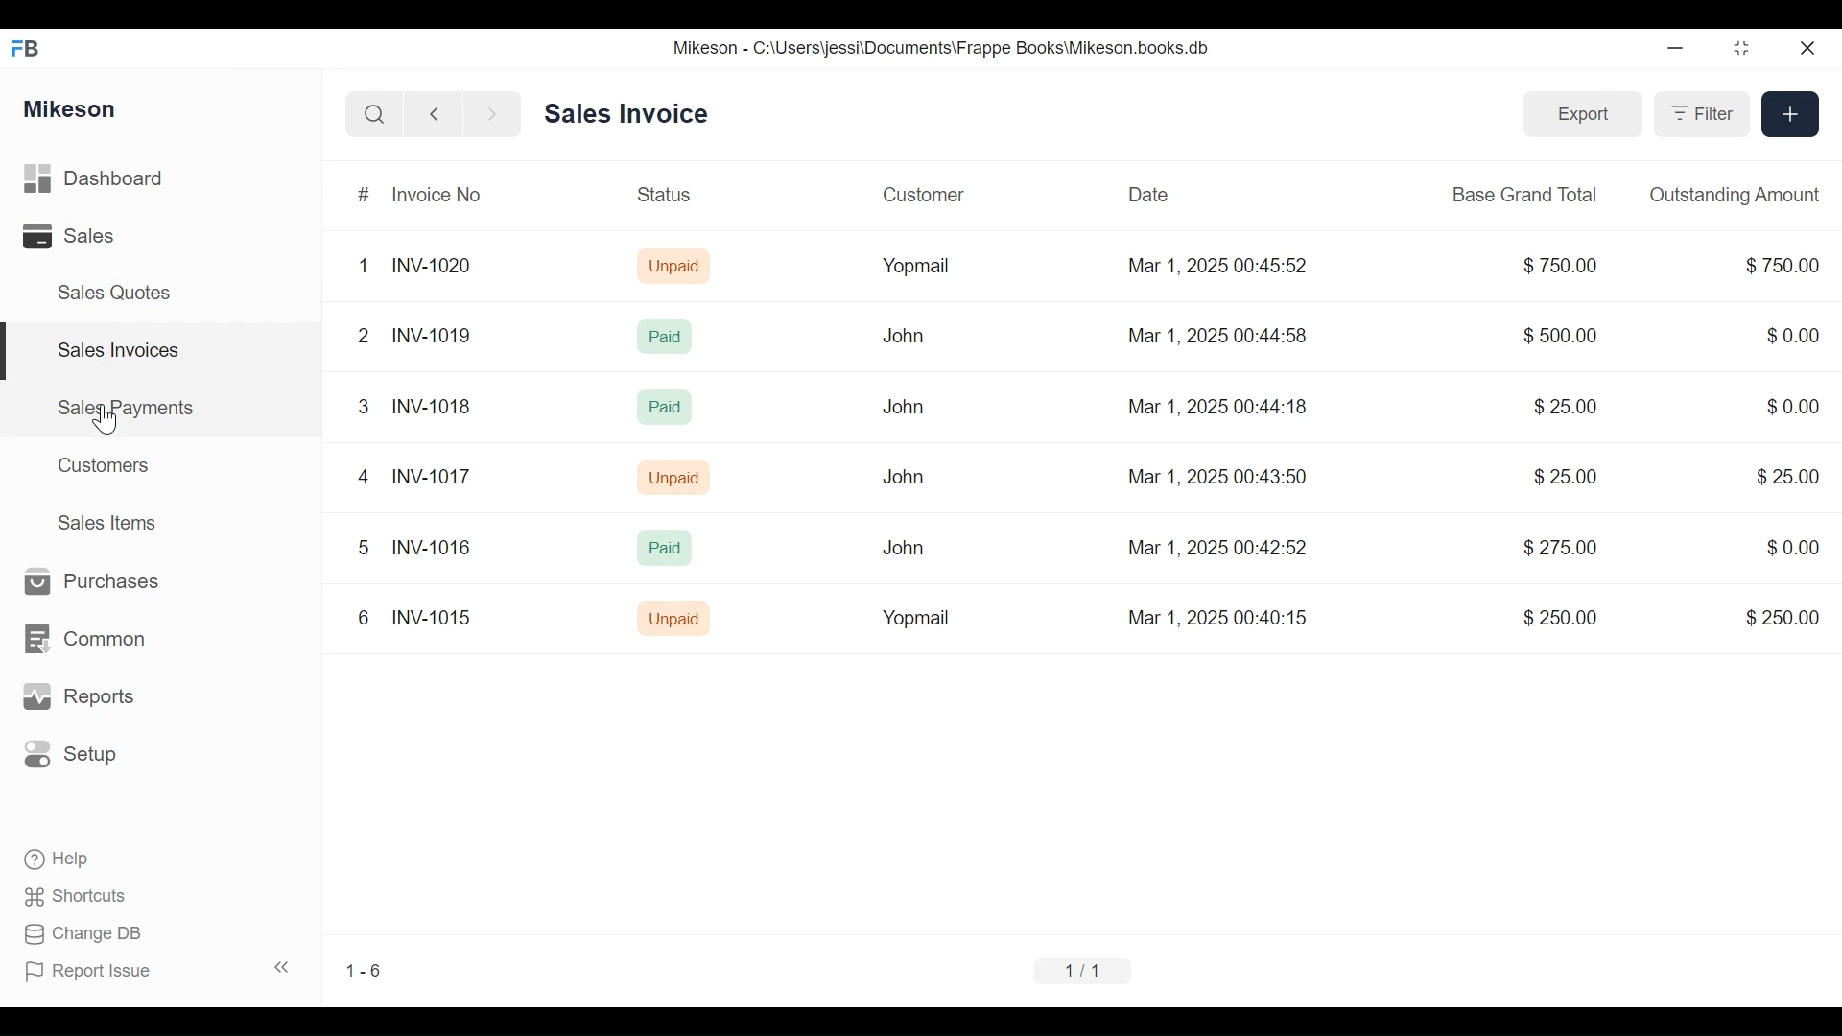  Describe the element at coordinates (358, 336) in the screenshot. I see `2` at that location.